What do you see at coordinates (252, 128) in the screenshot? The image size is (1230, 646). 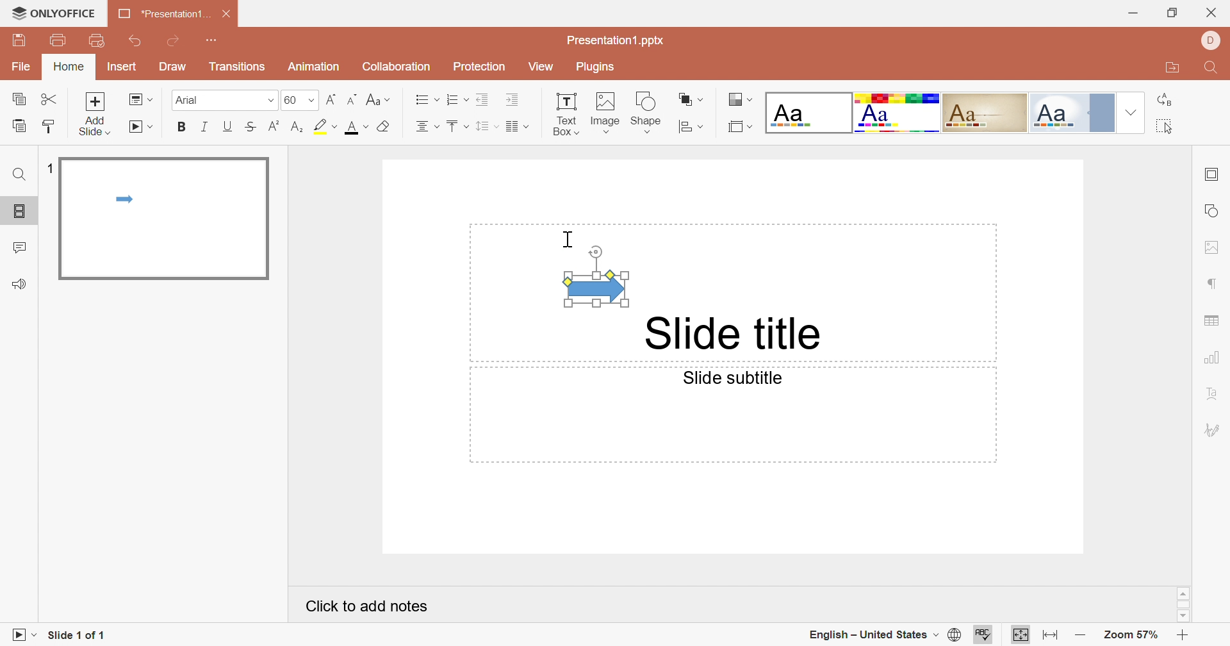 I see `Strikethrough` at bounding box center [252, 128].